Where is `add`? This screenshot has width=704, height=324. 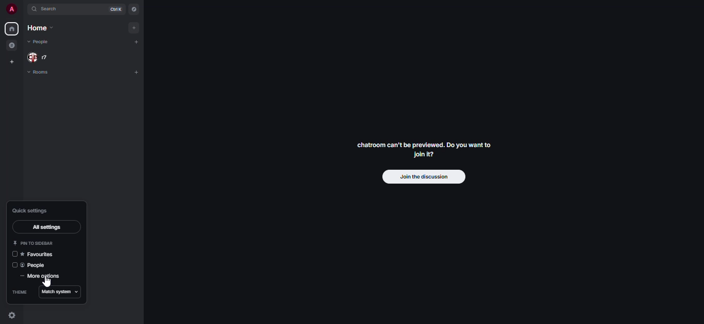
add is located at coordinates (132, 27).